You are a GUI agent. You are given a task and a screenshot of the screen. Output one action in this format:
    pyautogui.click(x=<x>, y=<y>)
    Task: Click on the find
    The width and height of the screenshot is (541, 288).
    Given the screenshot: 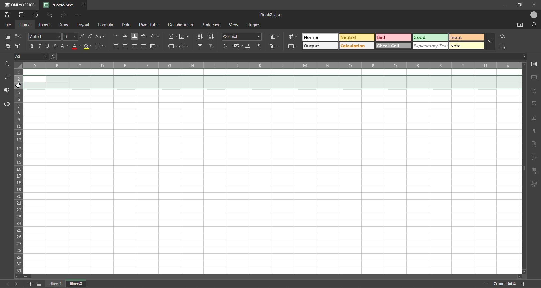 What is the action you would take?
    pyautogui.click(x=535, y=25)
    